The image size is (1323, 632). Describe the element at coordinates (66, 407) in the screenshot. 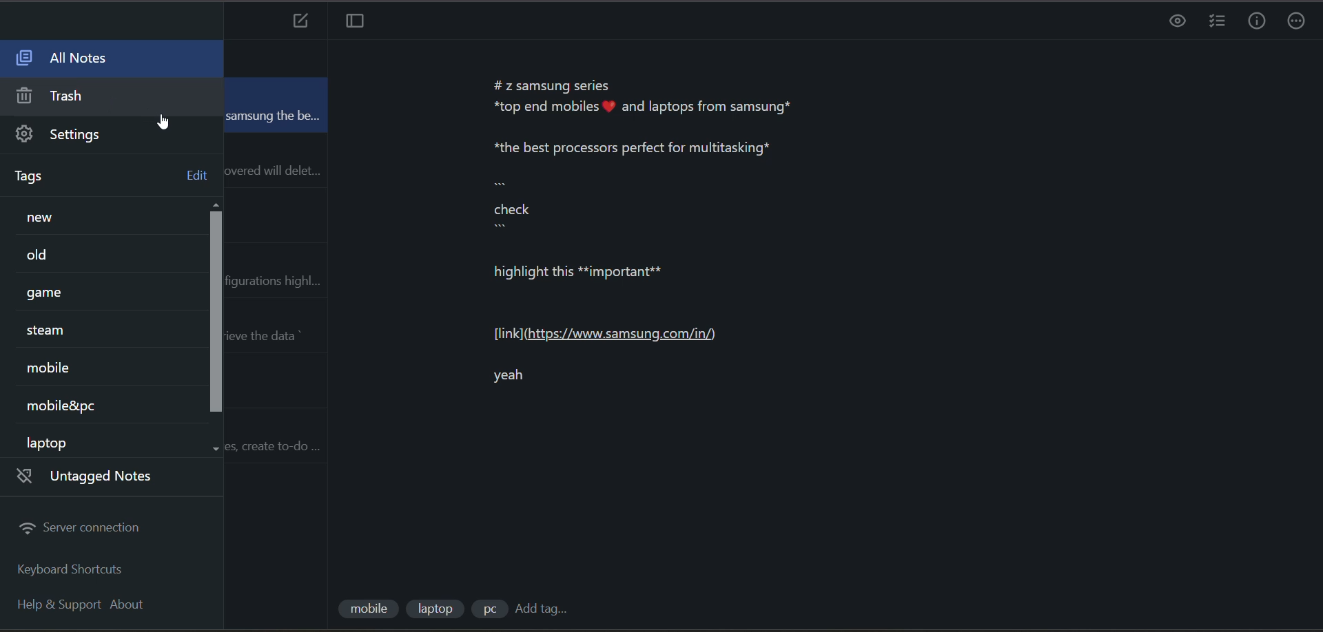

I see `tag 6` at that location.